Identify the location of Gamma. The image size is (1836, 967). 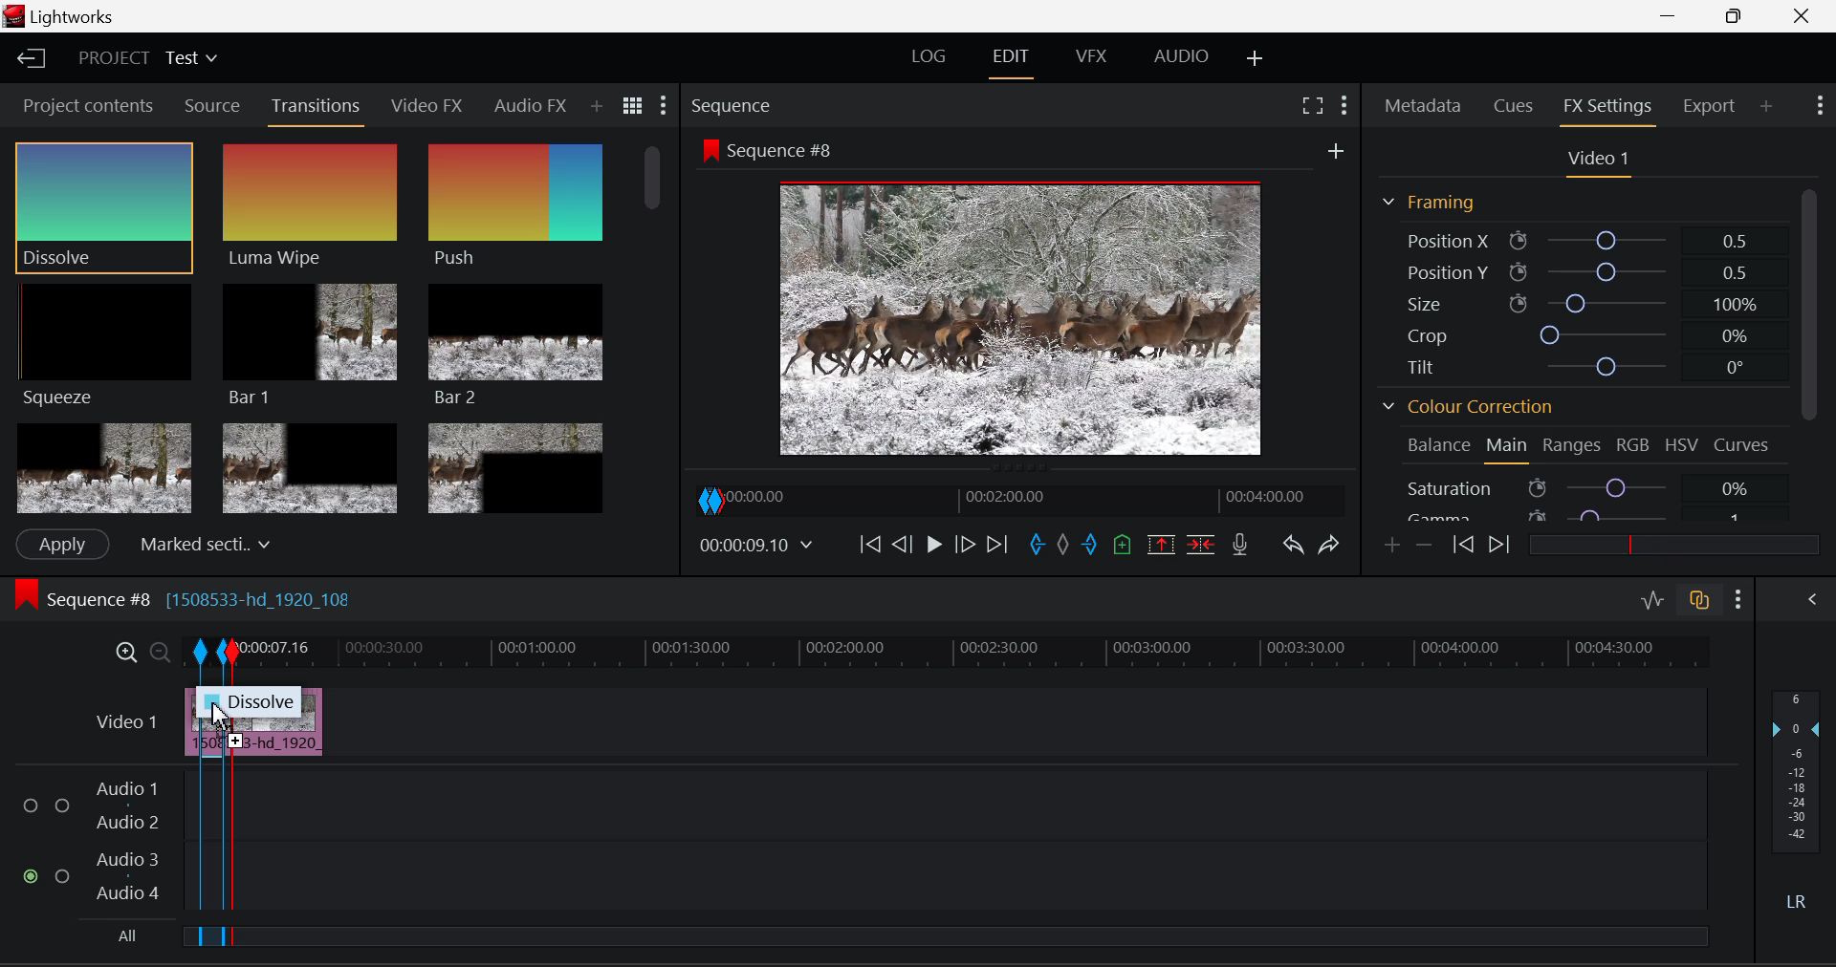
(1583, 516).